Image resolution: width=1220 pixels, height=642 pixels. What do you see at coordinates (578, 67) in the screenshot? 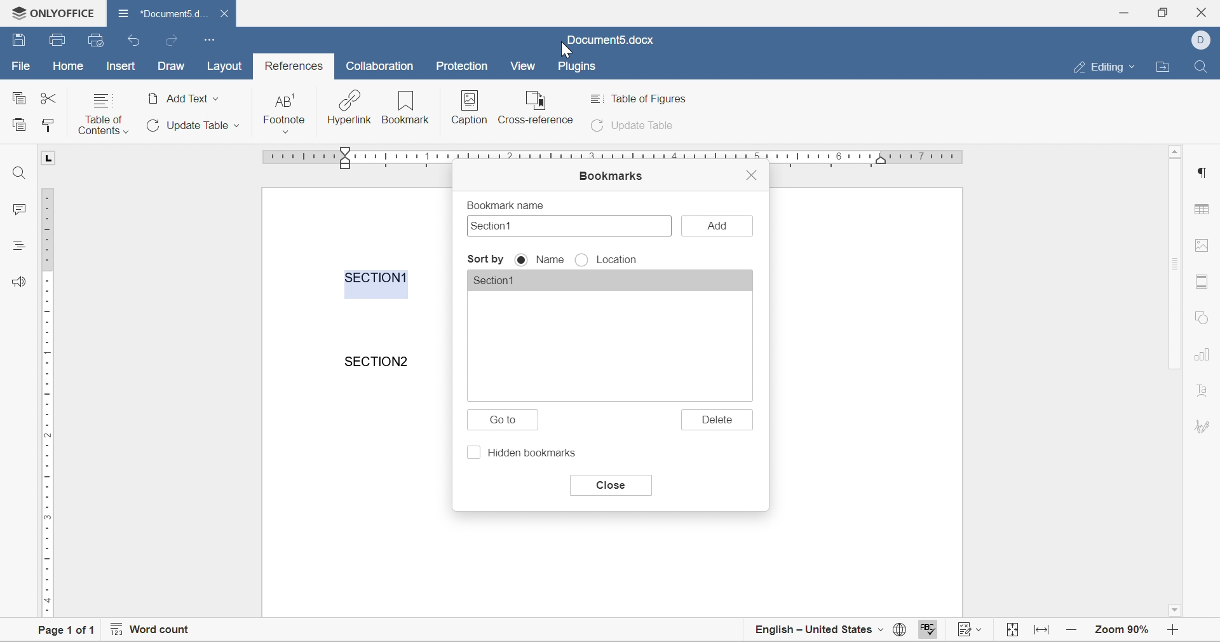
I see `plugins` at bounding box center [578, 67].